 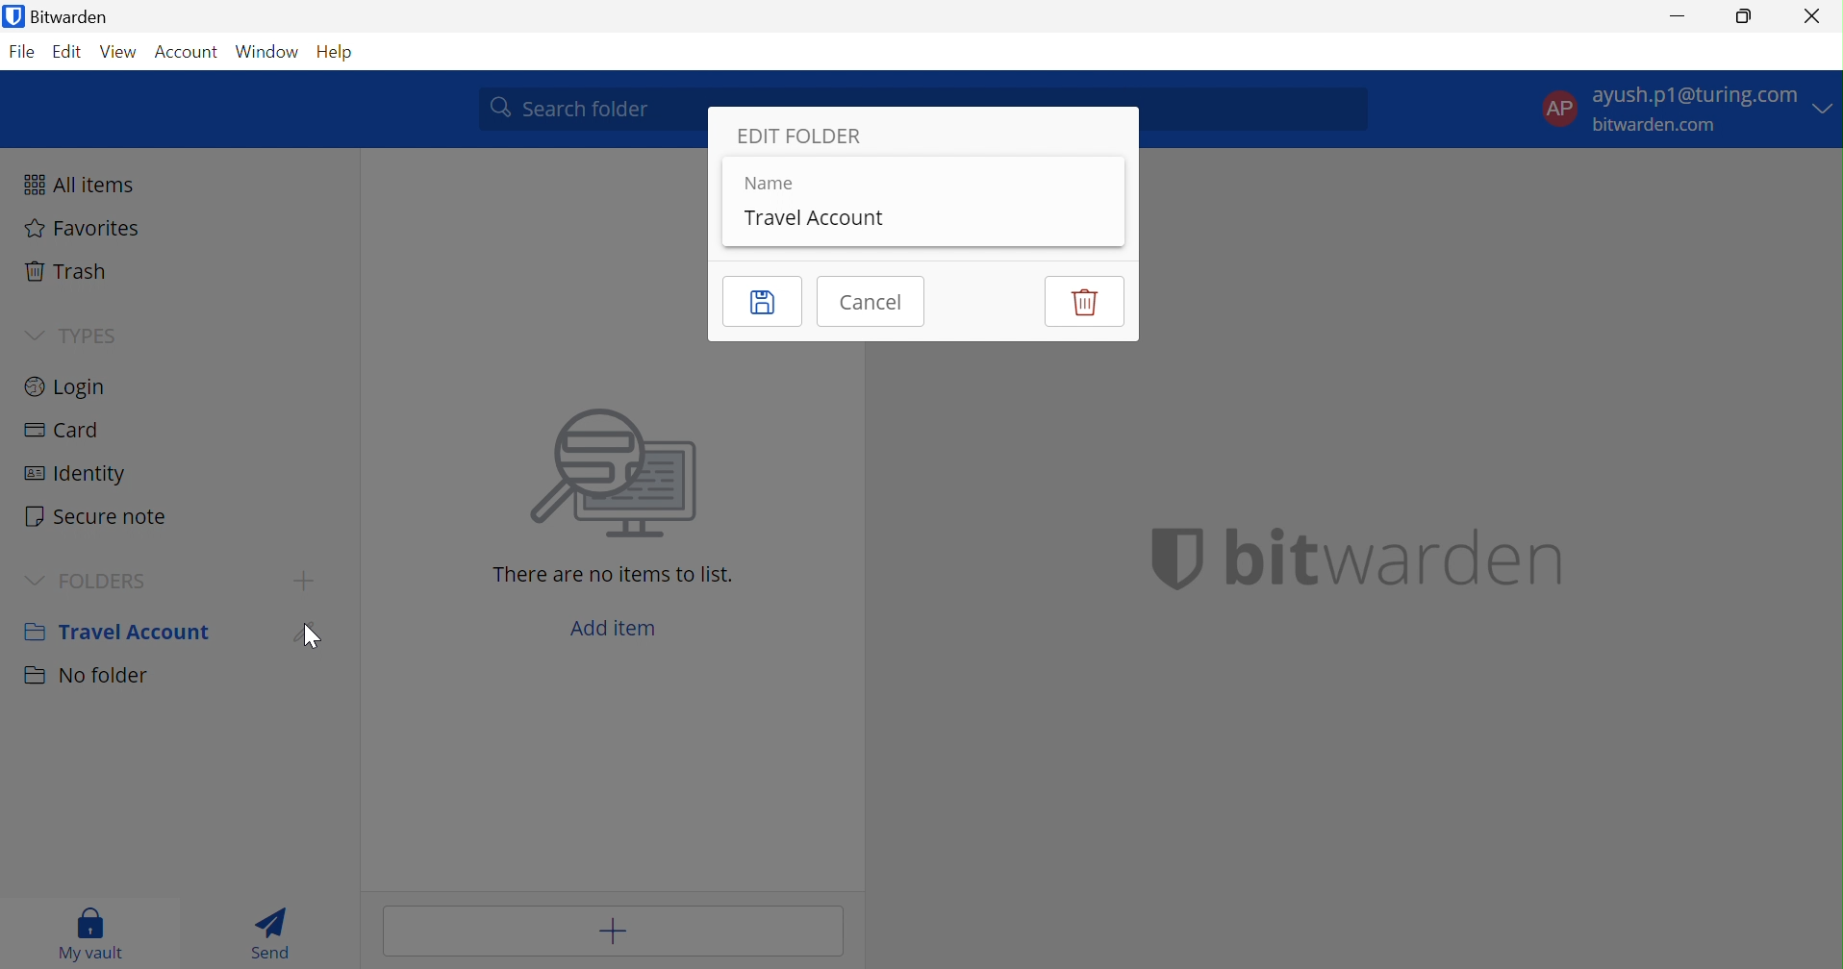 What do you see at coordinates (310, 641) in the screenshot?
I see `cursor` at bounding box center [310, 641].